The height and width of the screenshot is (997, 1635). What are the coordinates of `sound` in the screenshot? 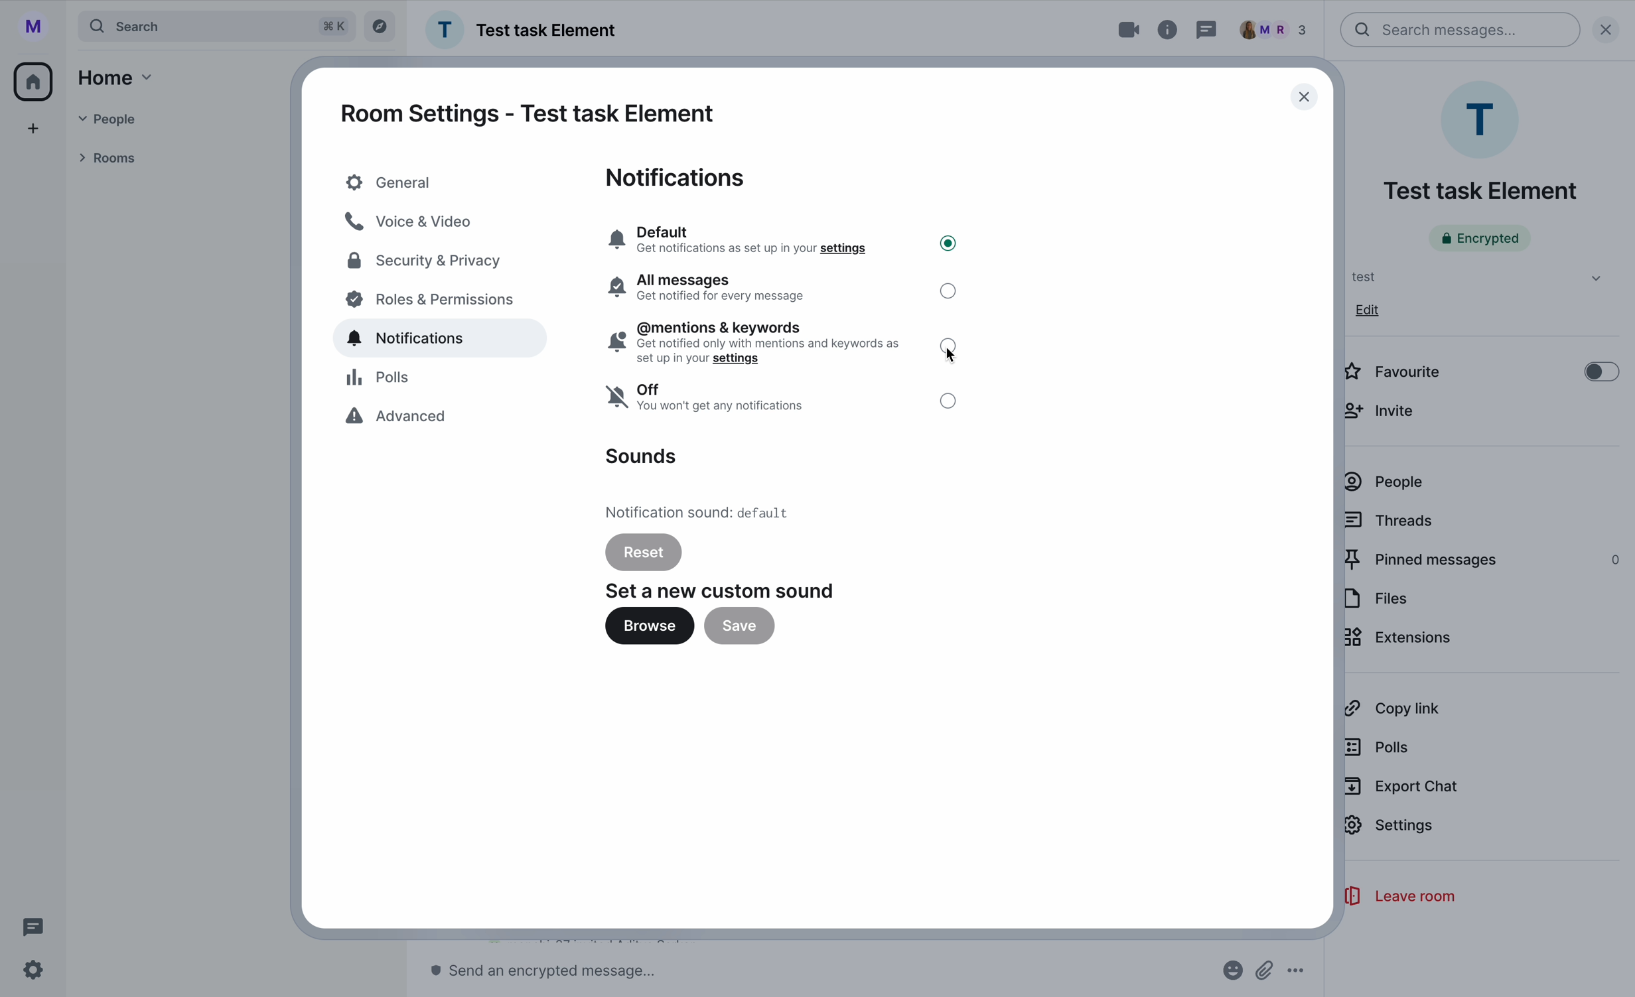 It's located at (640, 456).